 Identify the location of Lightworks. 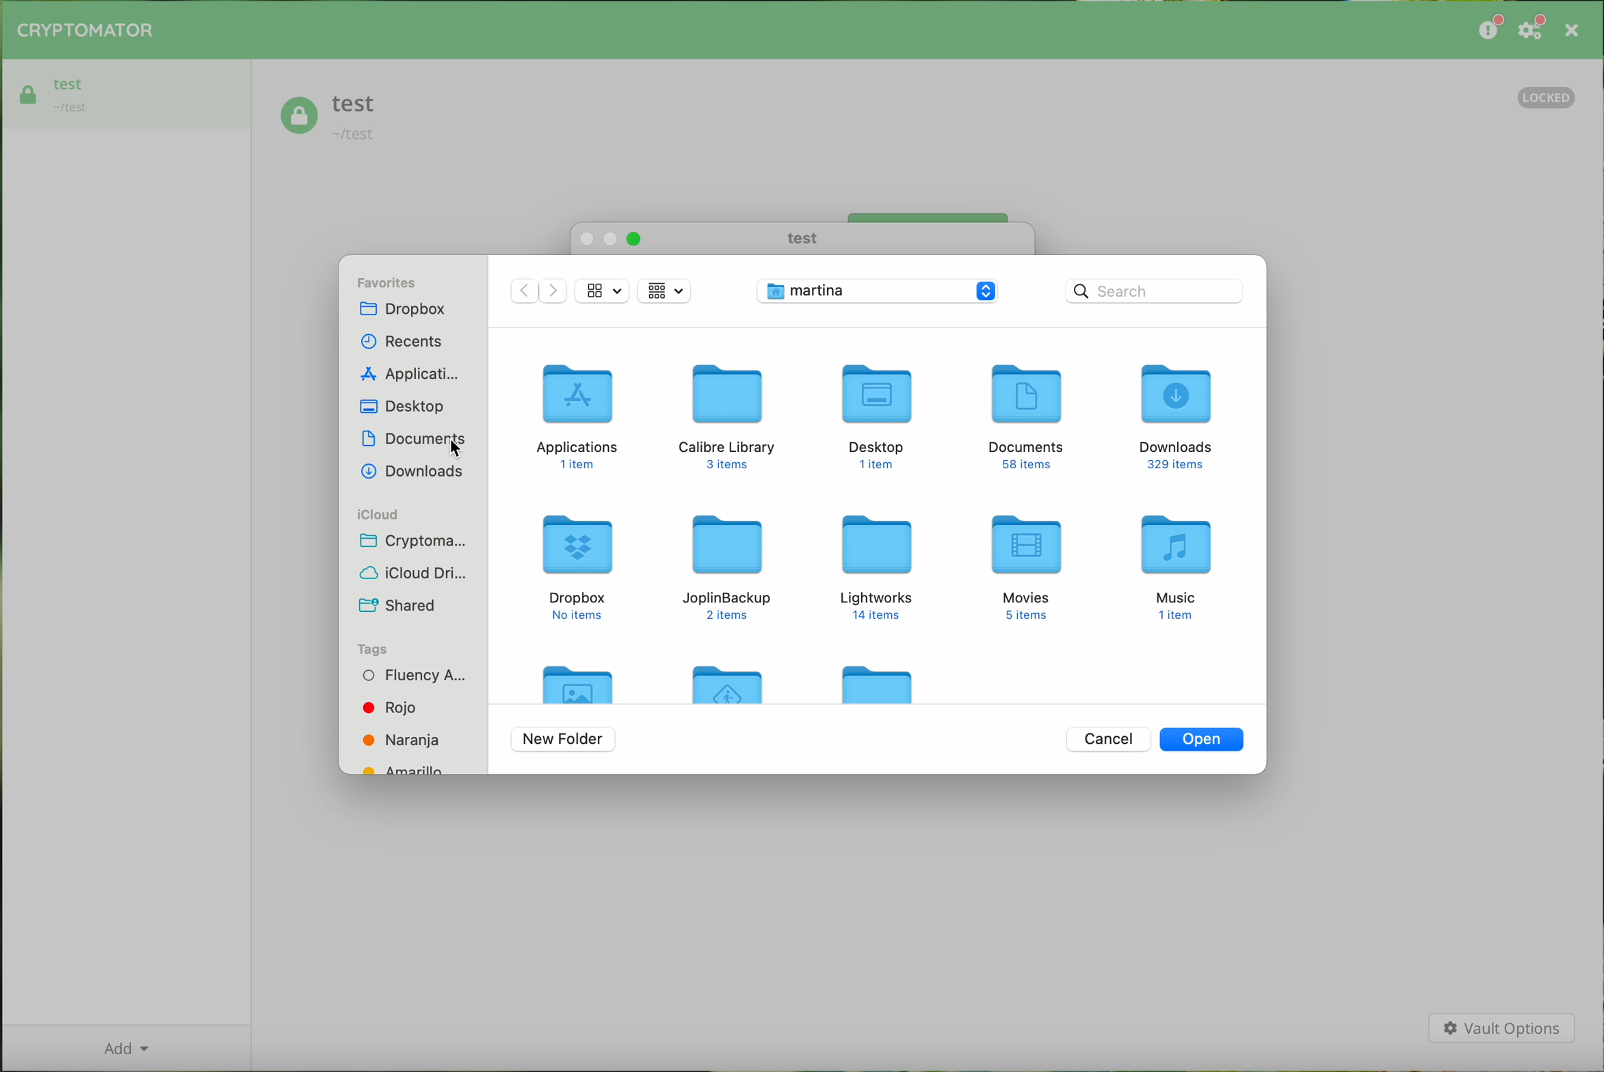
(877, 567).